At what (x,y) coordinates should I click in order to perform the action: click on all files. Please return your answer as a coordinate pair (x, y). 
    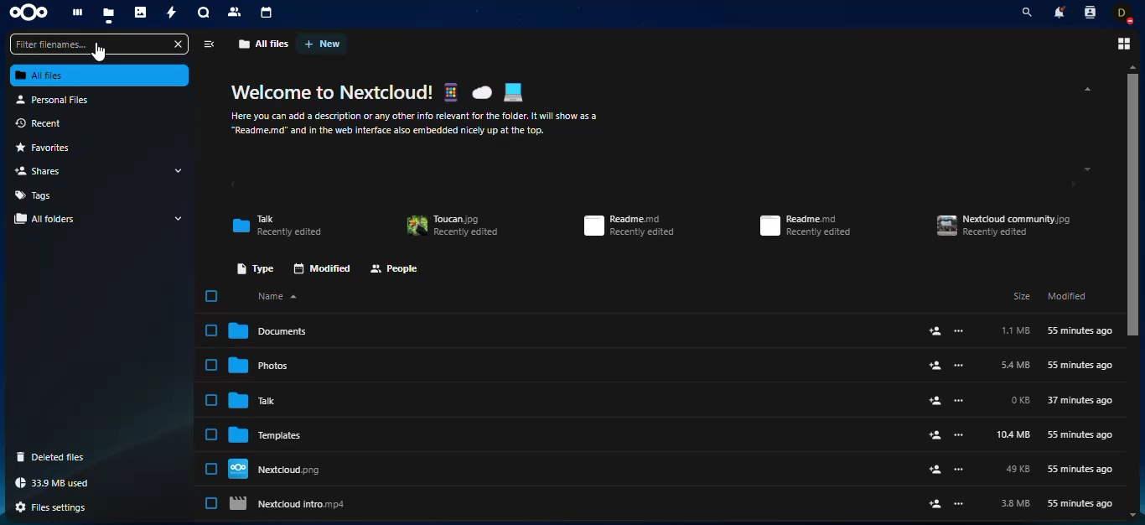
    Looking at the image, I should click on (101, 75).